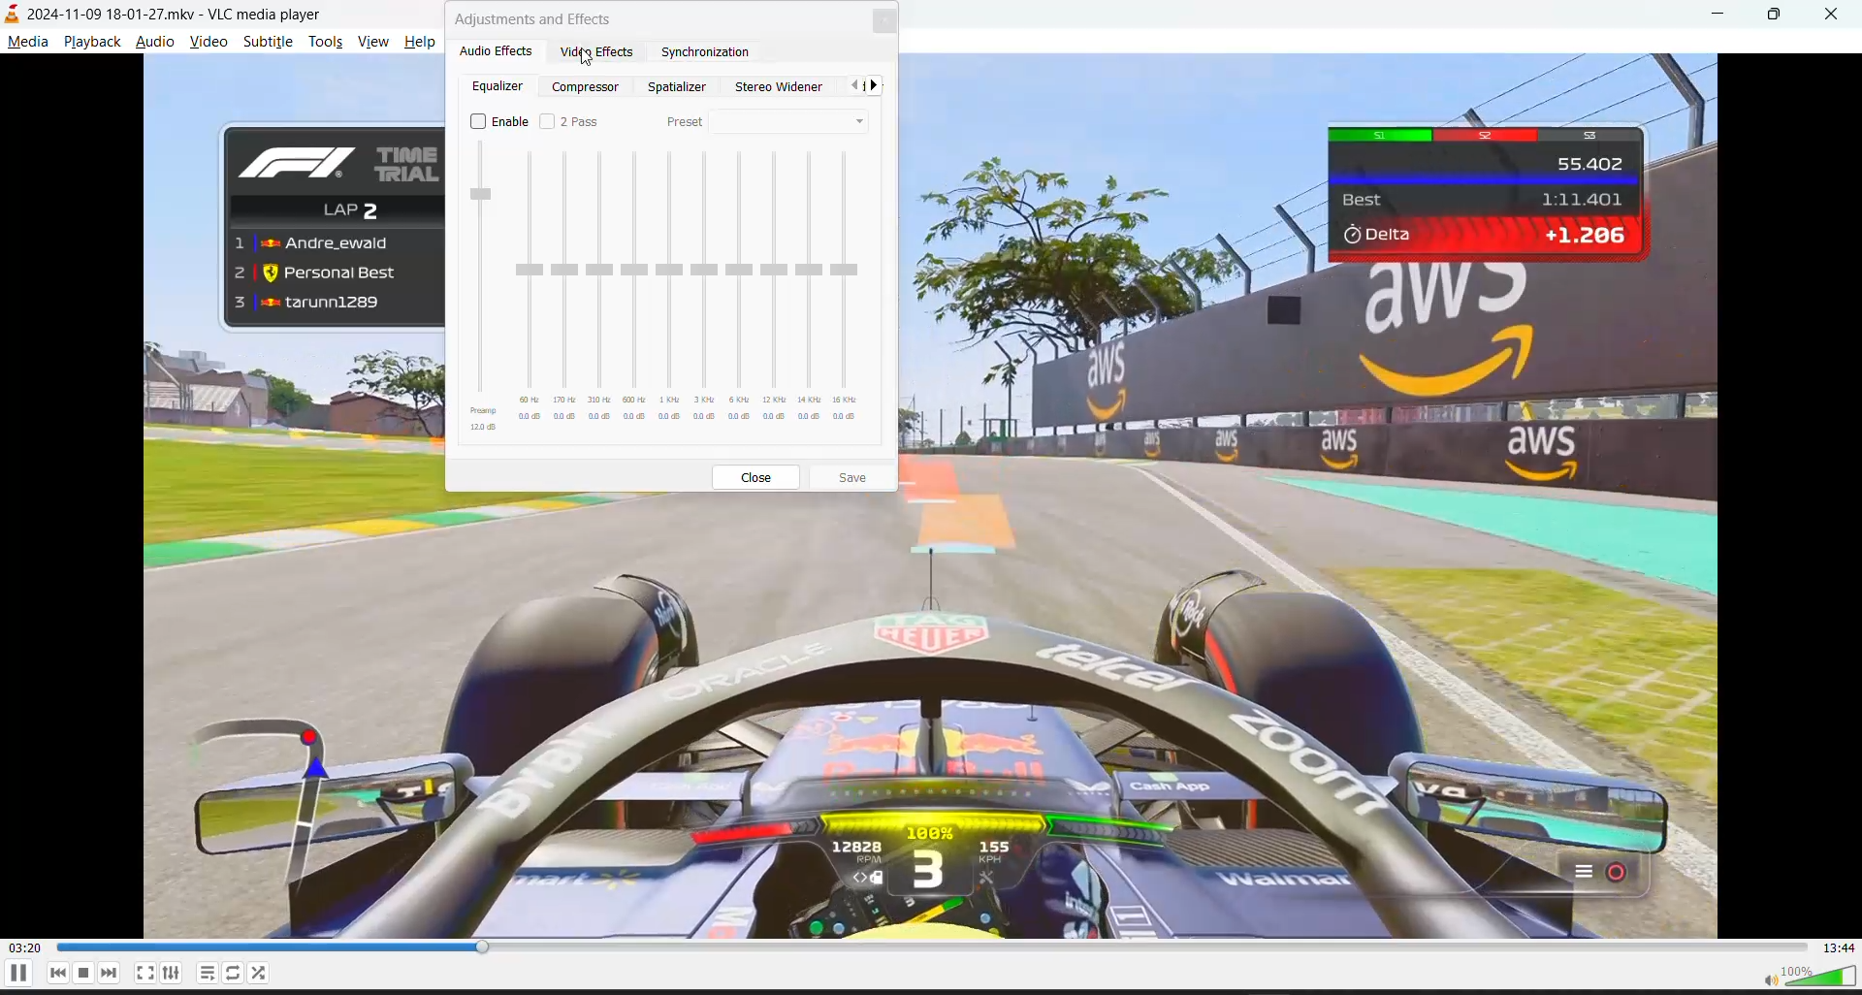 Image resolution: width=1862 pixels, height=995 pixels. I want to click on slider, so click(599, 283).